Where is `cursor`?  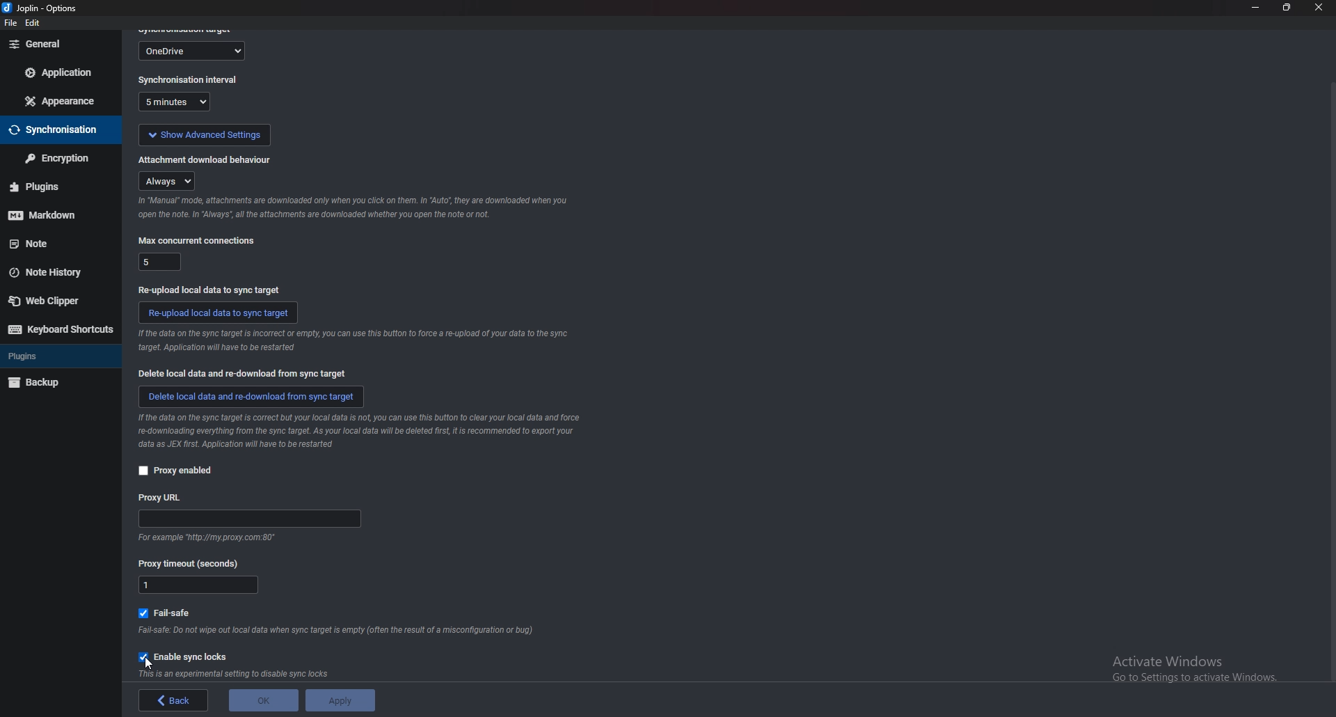
cursor is located at coordinates (148, 663).